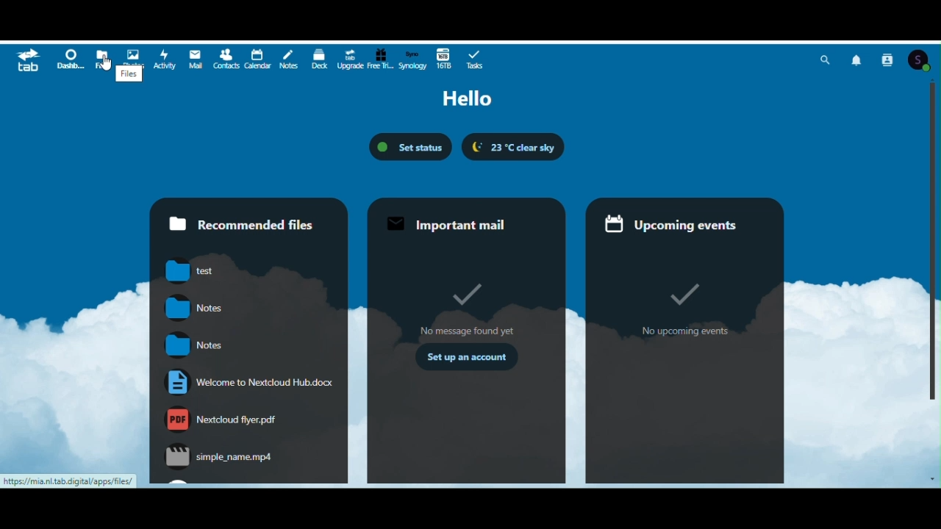  I want to click on Activity, so click(165, 57).